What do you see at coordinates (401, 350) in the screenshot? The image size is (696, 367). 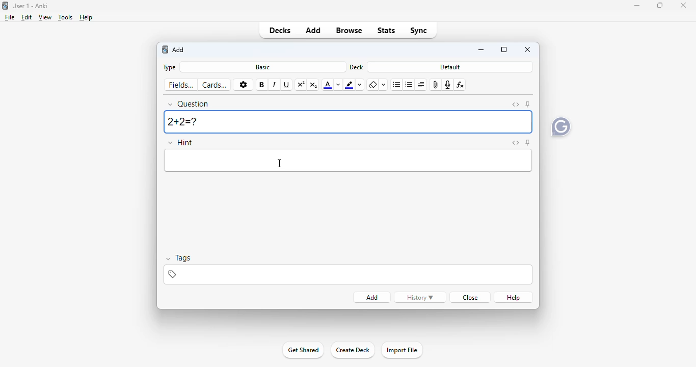 I see `import file` at bounding box center [401, 350].